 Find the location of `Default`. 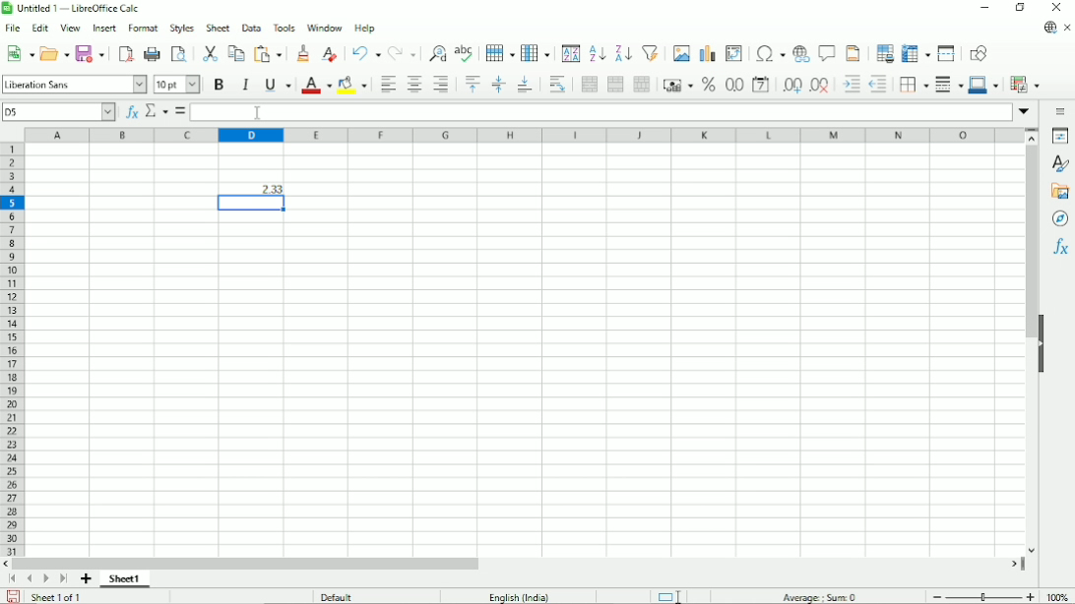

Default is located at coordinates (335, 596).